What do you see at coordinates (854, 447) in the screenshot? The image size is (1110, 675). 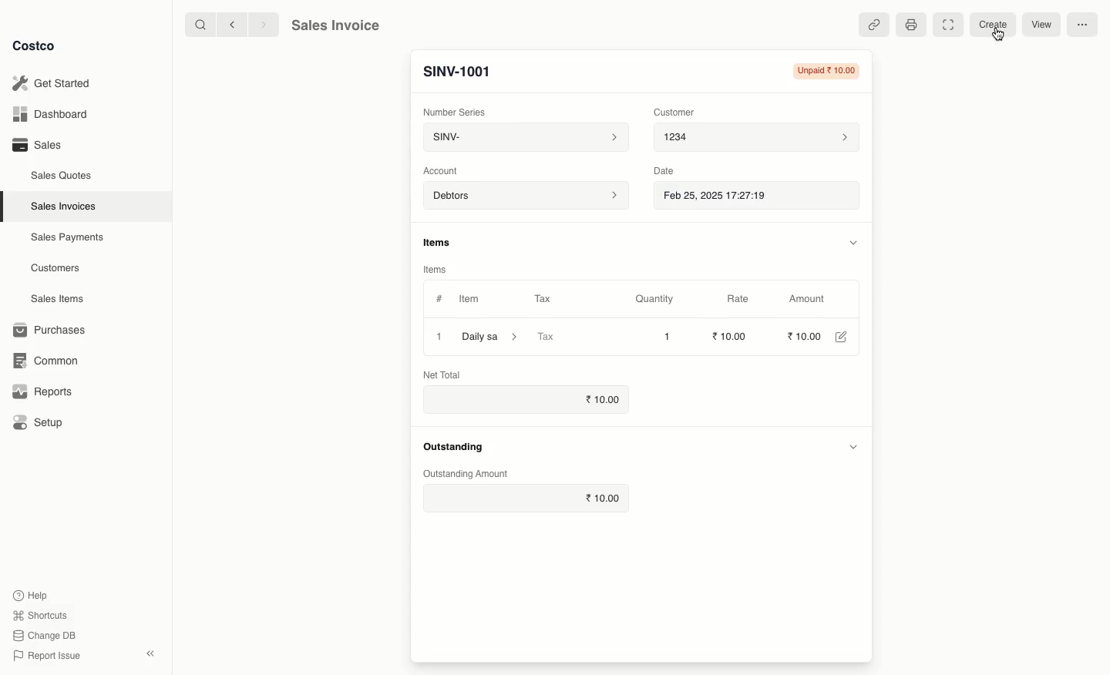 I see `Hide` at bounding box center [854, 447].